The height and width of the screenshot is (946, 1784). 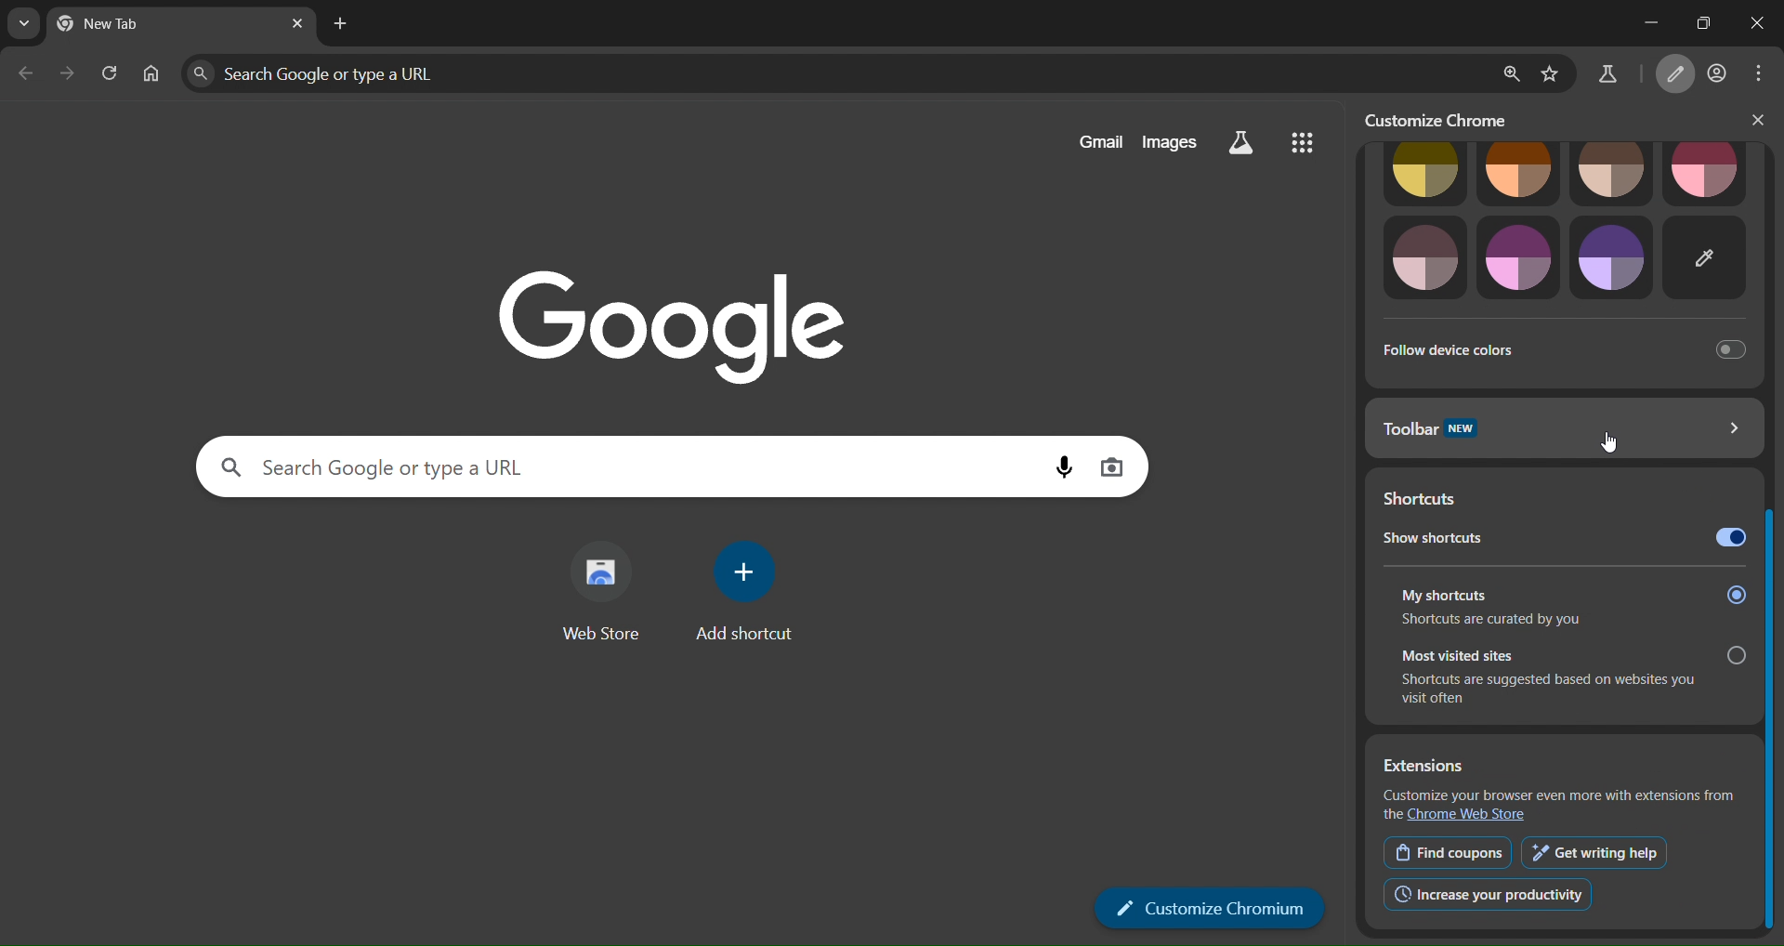 I want to click on reload, so click(x=111, y=72).